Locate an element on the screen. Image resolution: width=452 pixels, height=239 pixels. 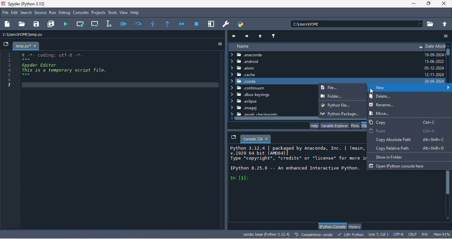
vertical scroll bar is located at coordinates (449, 57).